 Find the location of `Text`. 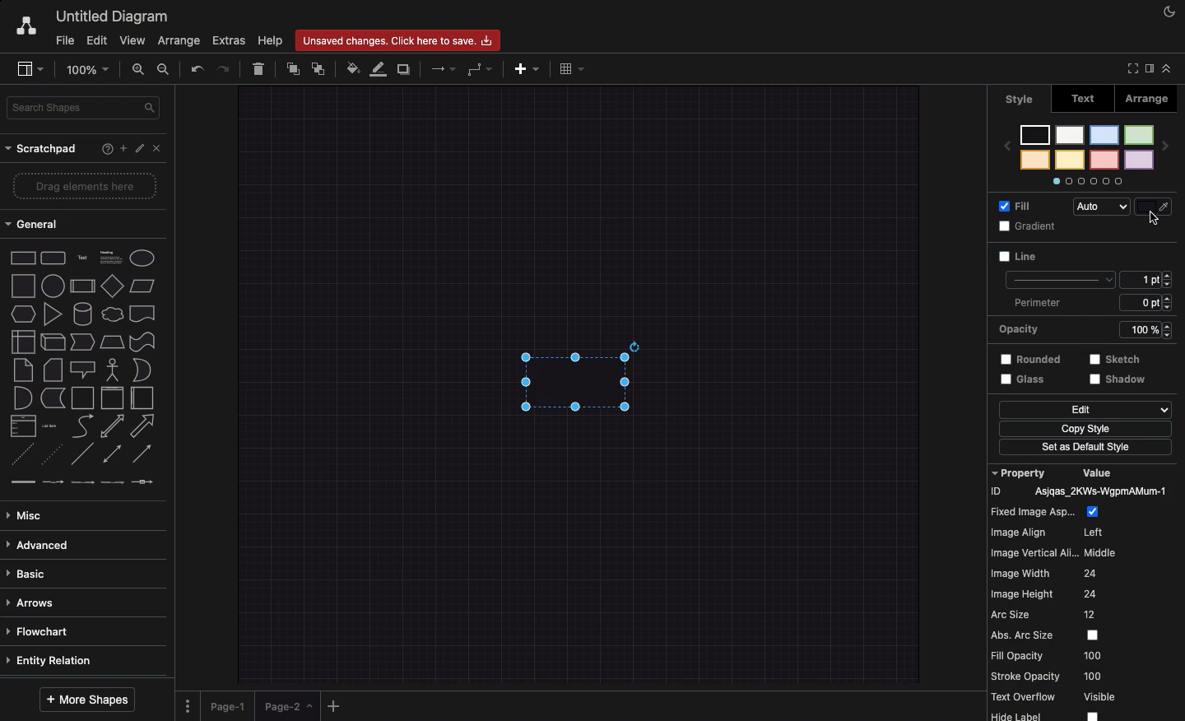

Text is located at coordinates (1089, 97).